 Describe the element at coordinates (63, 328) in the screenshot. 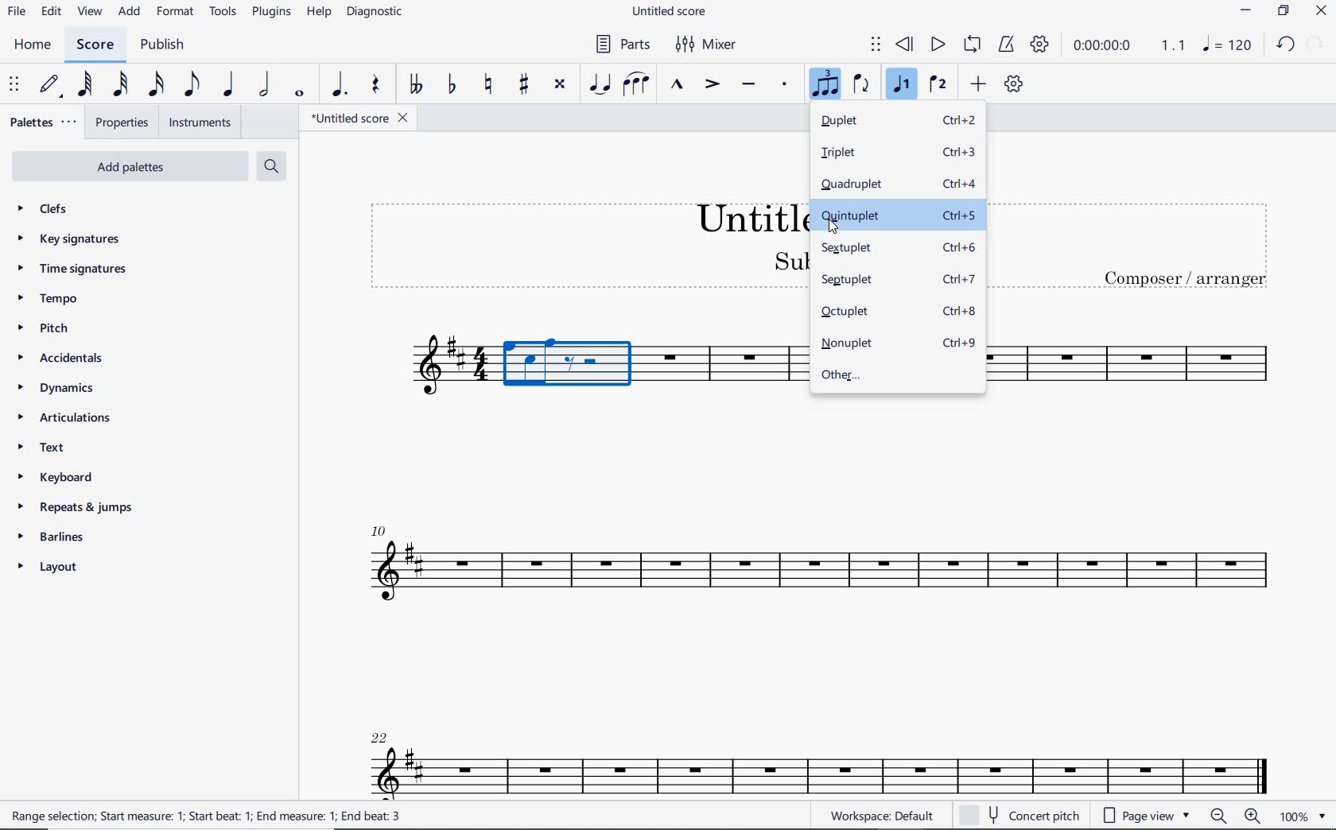

I see `PITCH` at that location.